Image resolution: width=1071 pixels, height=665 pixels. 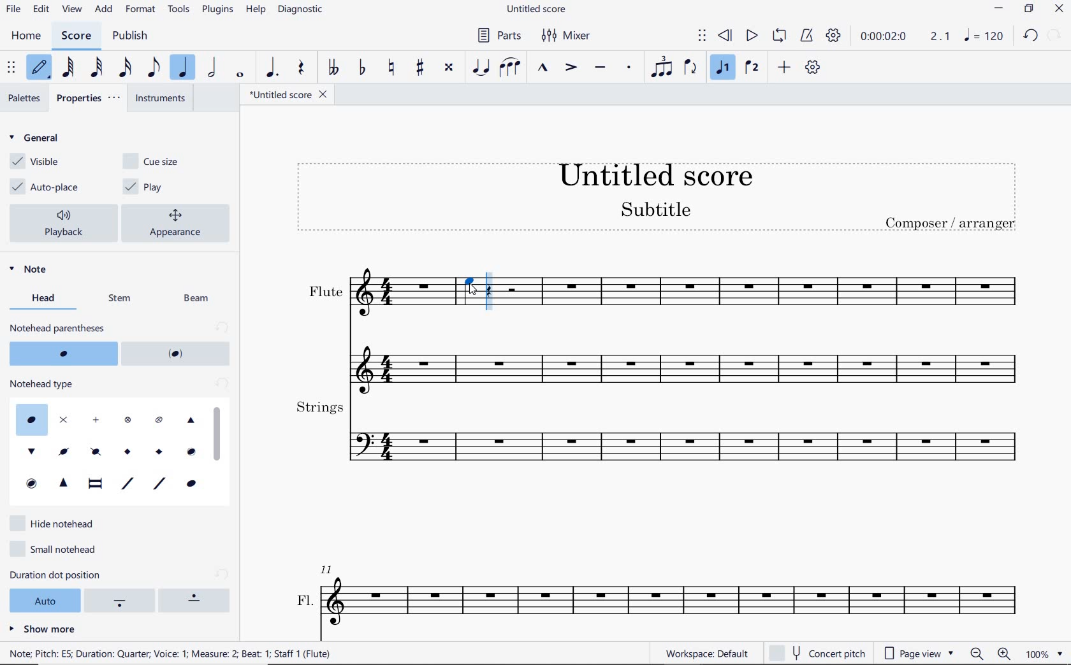 What do you see at coordinates (657, 434) in the screenshot?
I see `strings` at bounding box center [657, 434].